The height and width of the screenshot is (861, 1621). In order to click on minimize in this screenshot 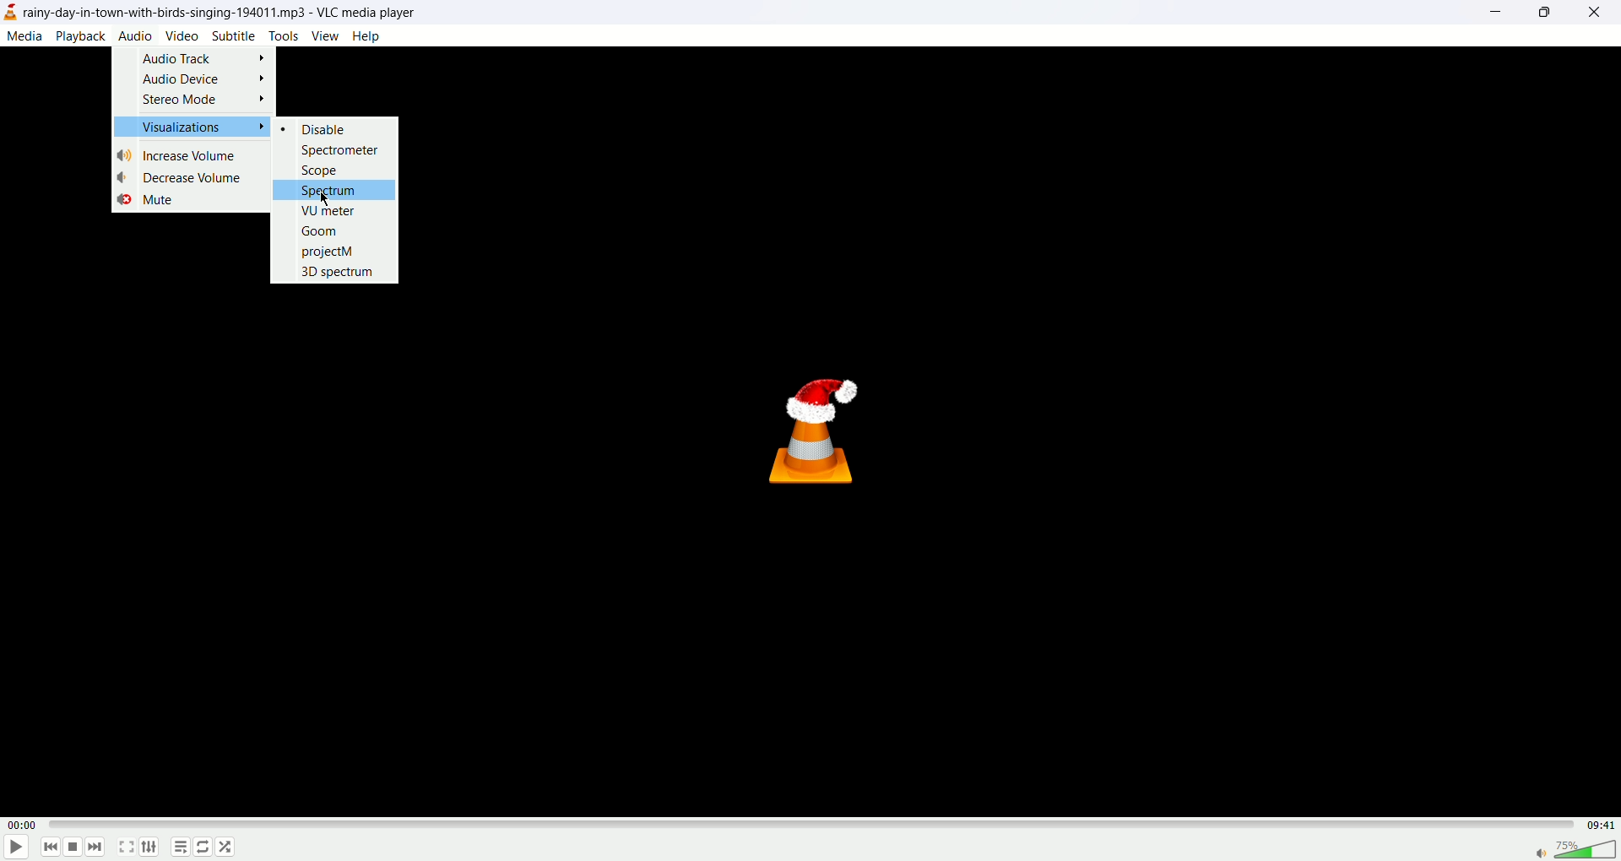, I will do `click(1496, 14)`.